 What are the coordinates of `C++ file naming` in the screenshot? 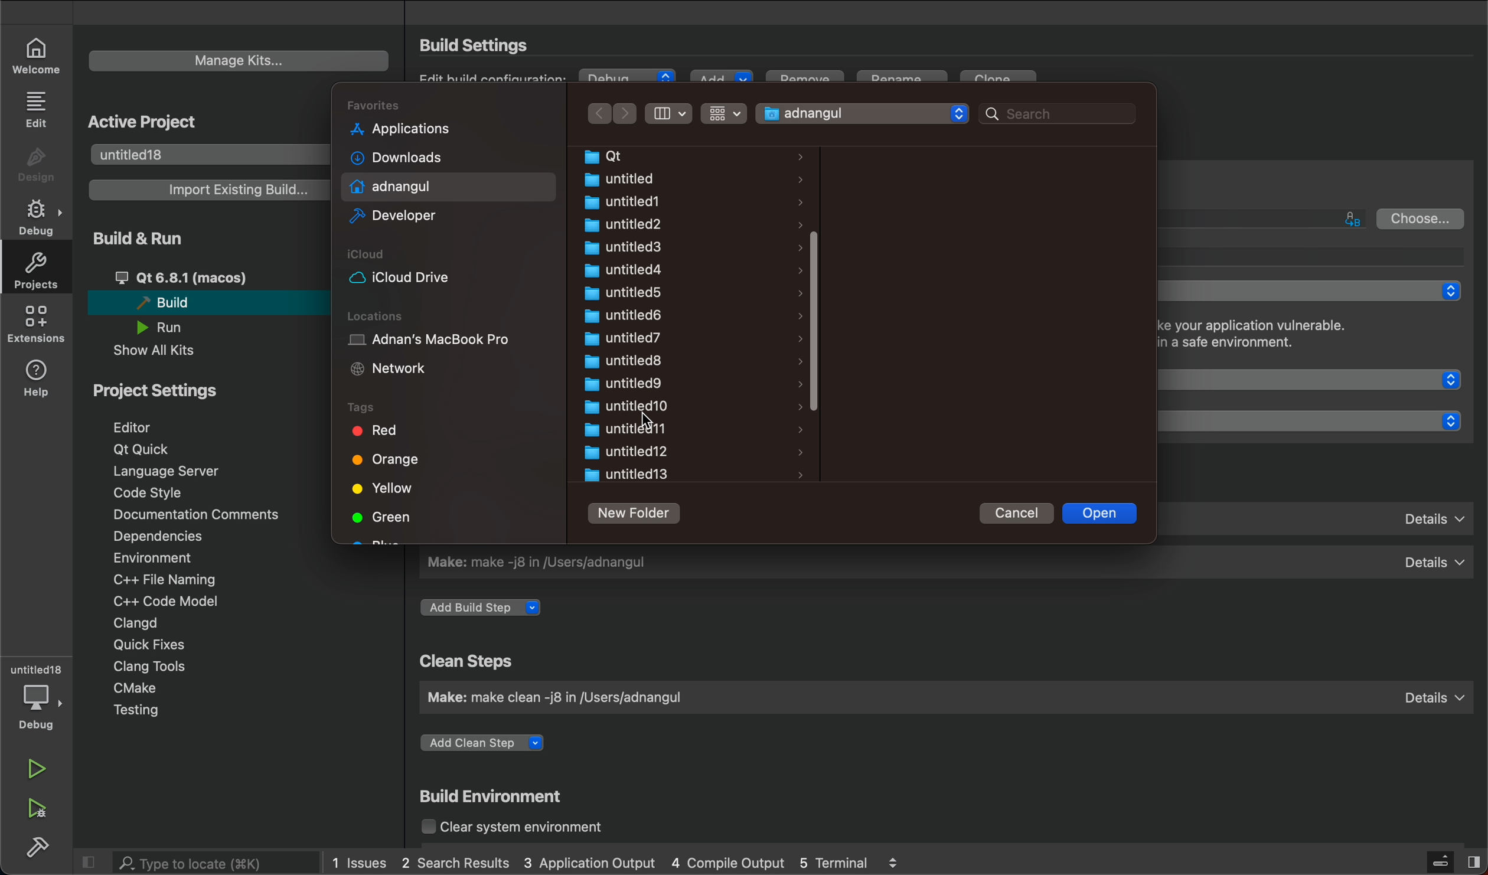 It's located at (162, 580).